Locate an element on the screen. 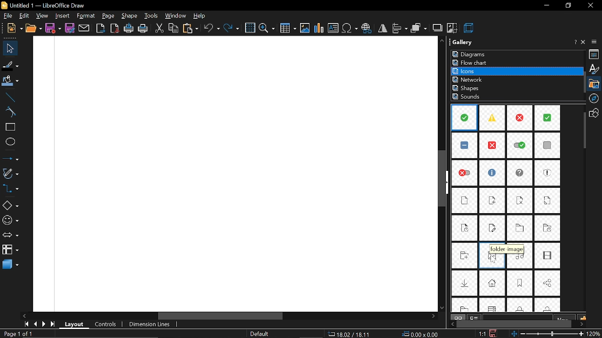 Image resolution: width=602 pixels, height=338 pixels. print directly is located at coordinates (128, 29).